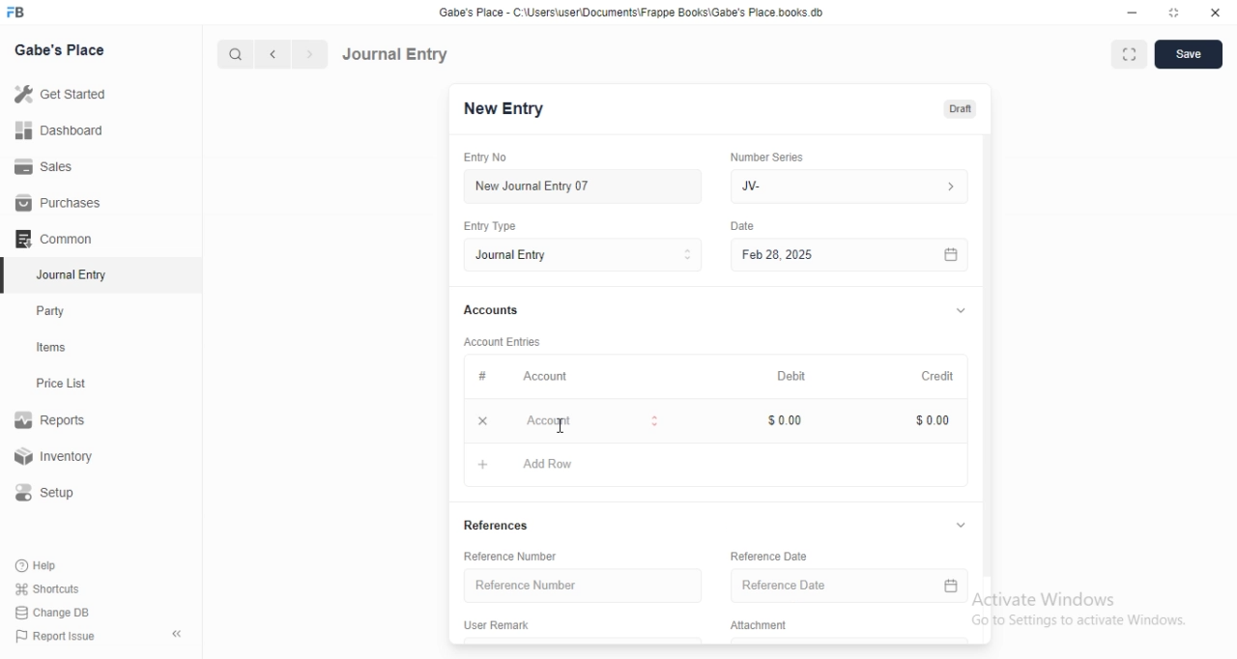 The width and height of the screenshot is (1237, 659). I want to click on forward, so click(311, 54).